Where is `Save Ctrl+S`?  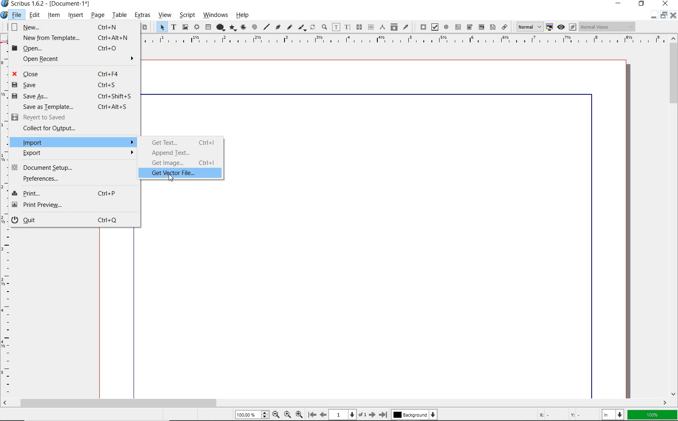
Save Ctrl+S is located at coordinates (74, 85).